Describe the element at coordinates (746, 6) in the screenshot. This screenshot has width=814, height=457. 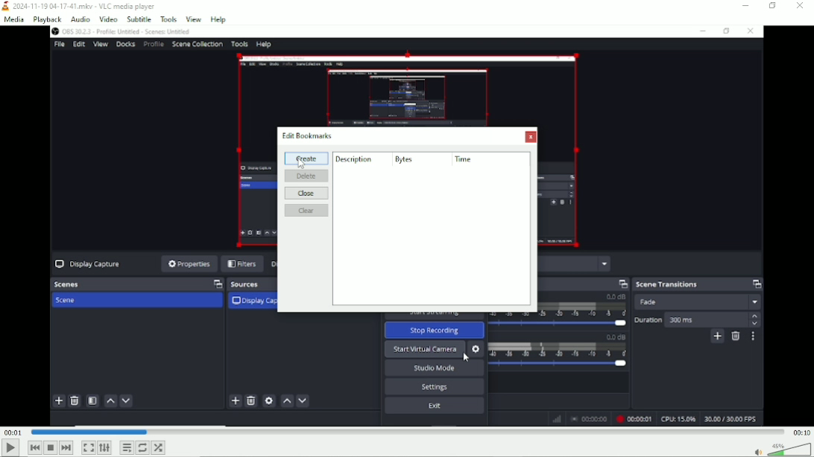
I see `Minimize` at that location.